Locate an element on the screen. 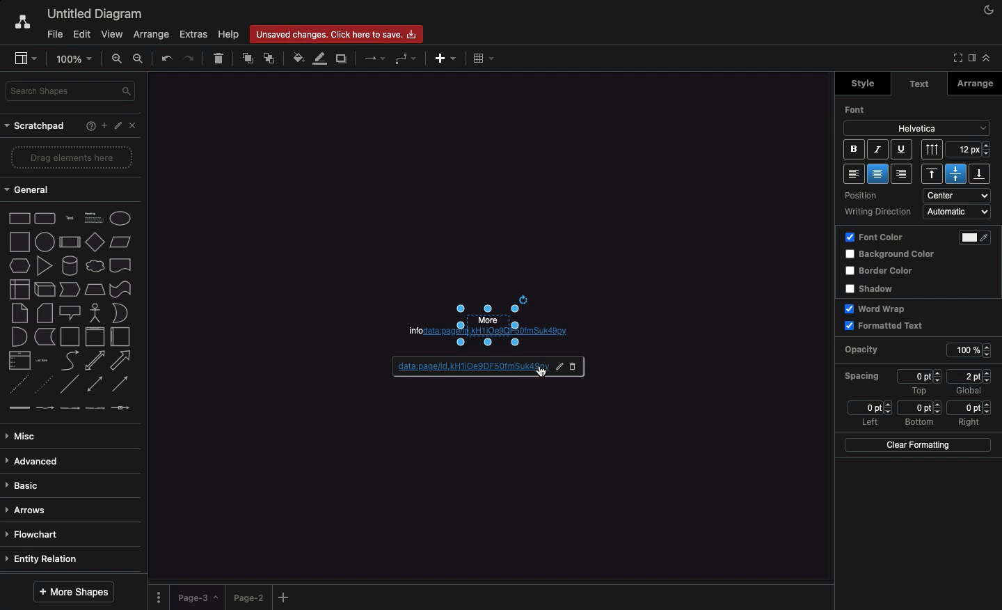 The height and width of the screenshot is (610, 1002). Line color is located at coordinates (318, 60).